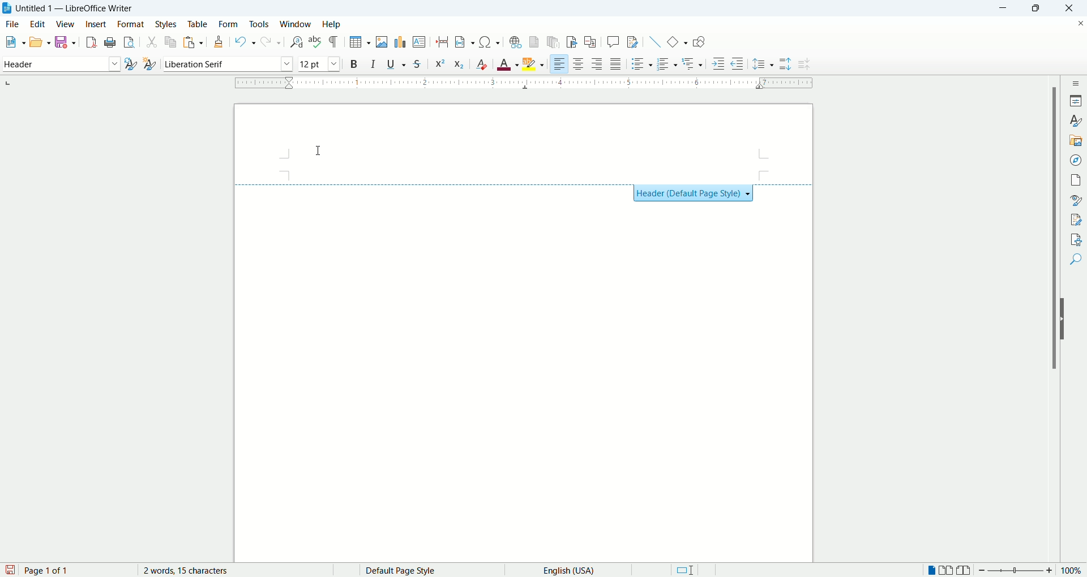 The image size is (1087, 577). What do you see at coordinates (131, 42) in the screenshot?
I see `print preview` at bounding box center [131, 42].